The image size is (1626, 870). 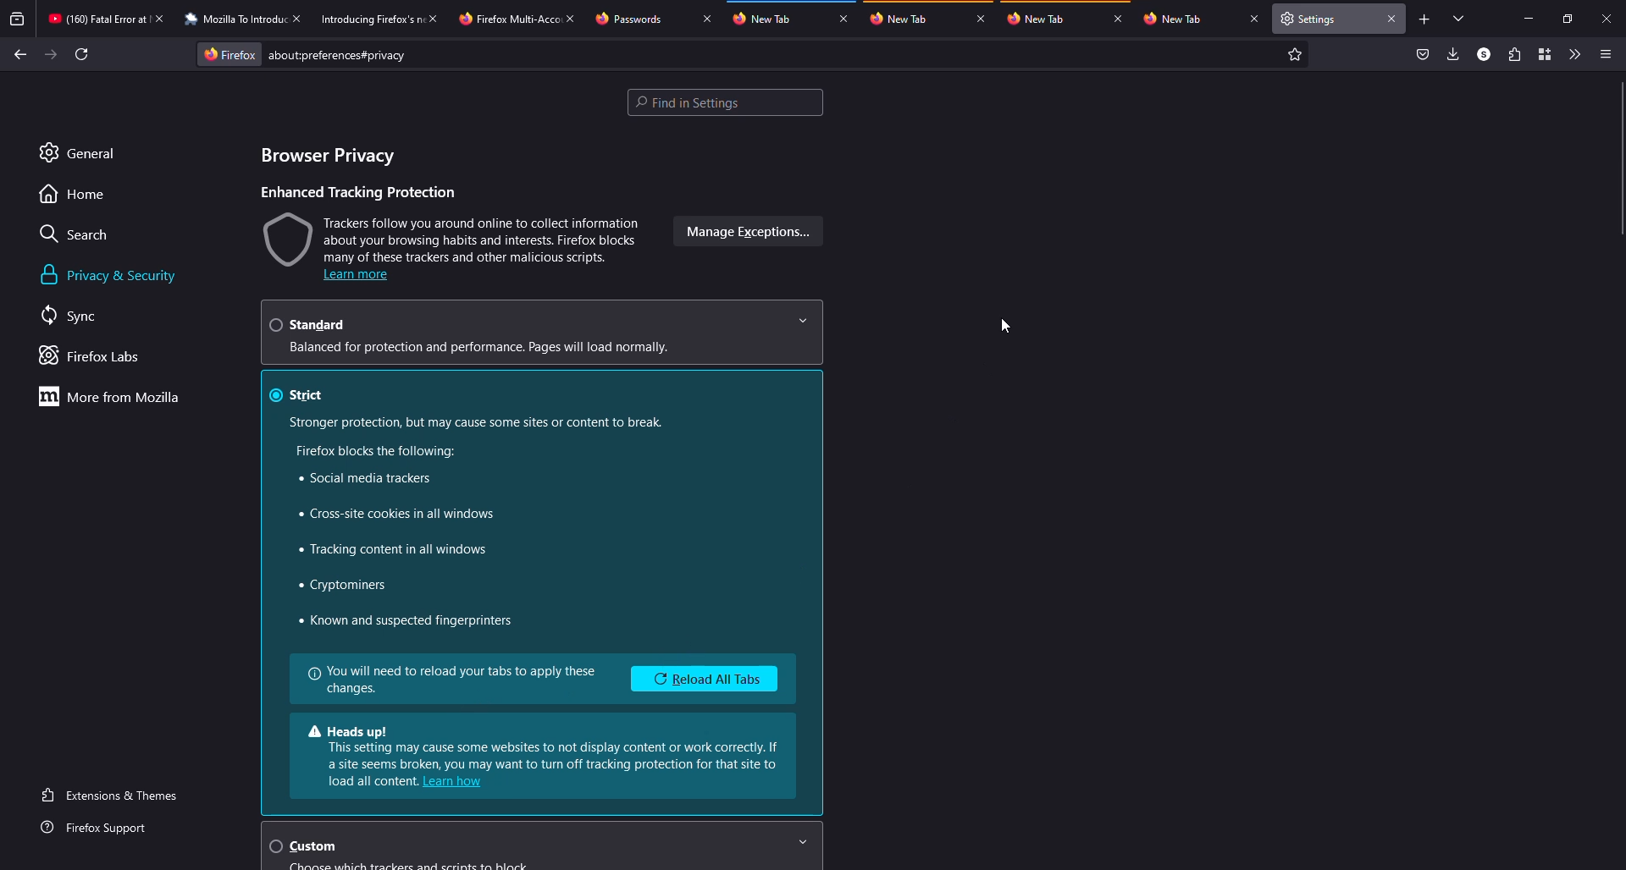 What do you see at coordinates (725, 102) in the screenshot?
I see `find` at bounding box center [725, 102].